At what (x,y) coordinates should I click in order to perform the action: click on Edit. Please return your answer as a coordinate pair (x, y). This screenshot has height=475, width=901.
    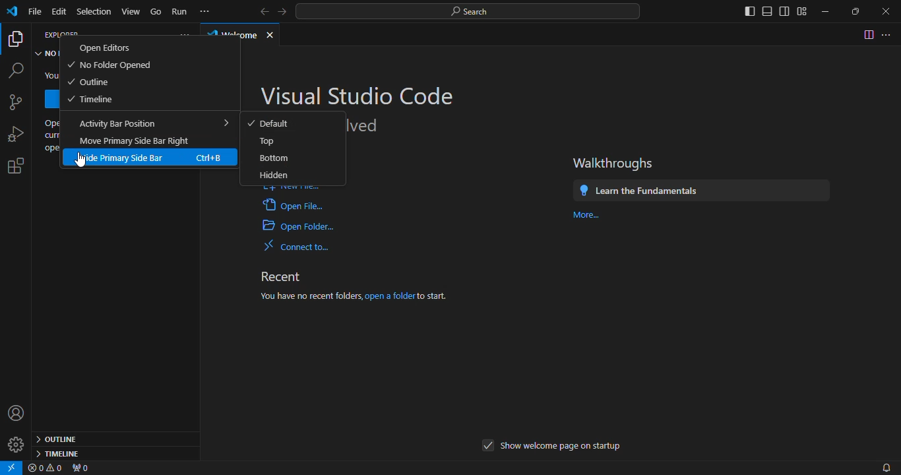
    Looking at the image, I should click on (61, 11).